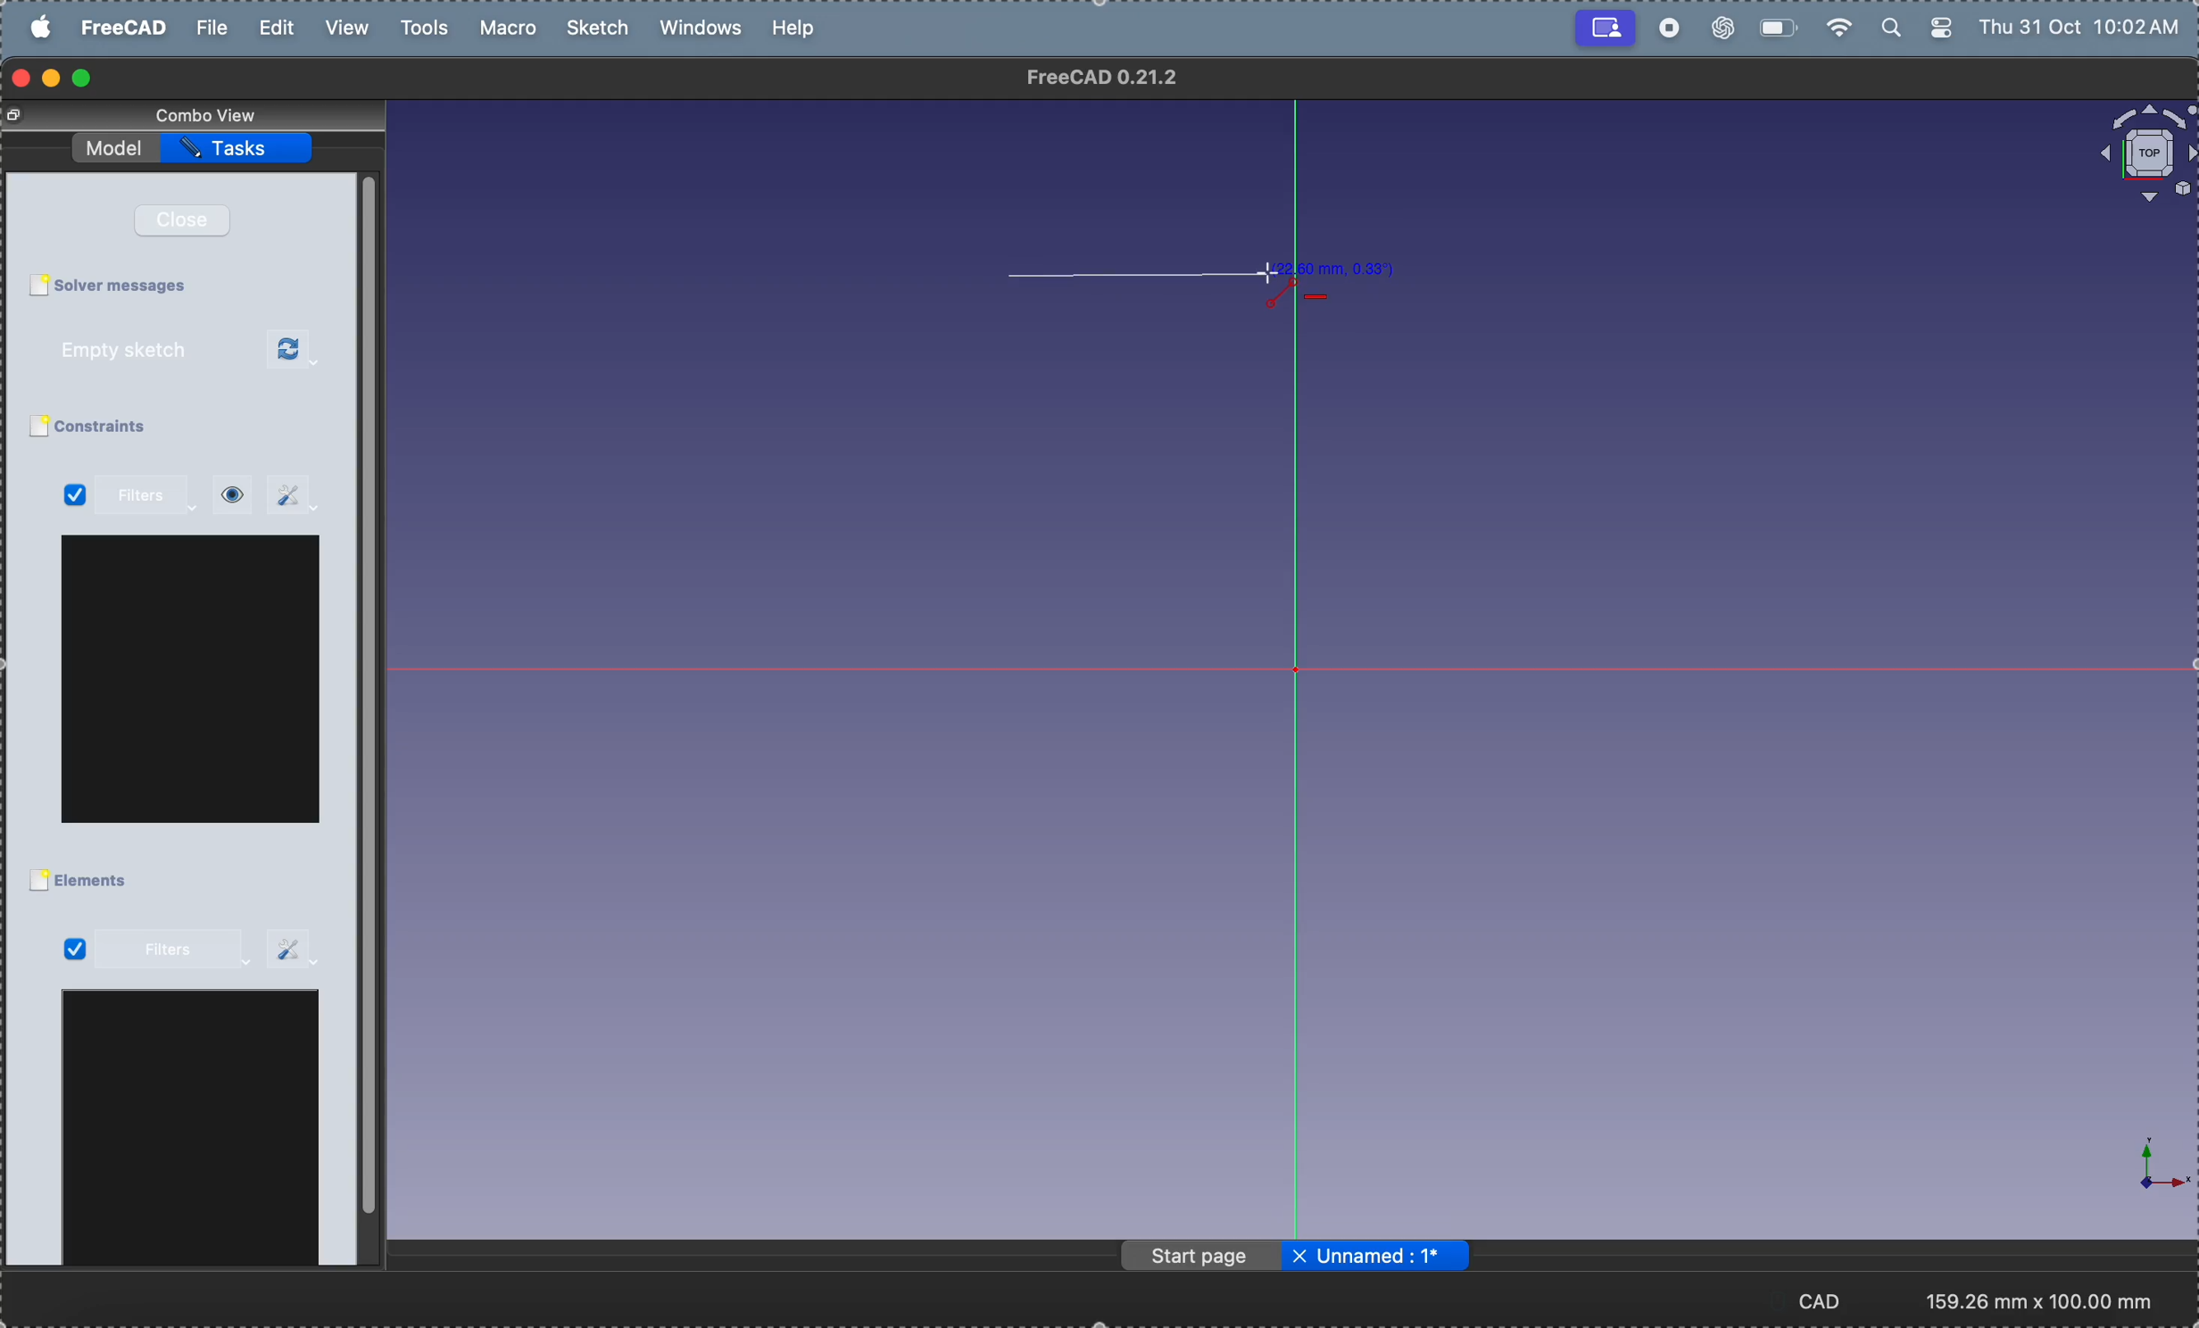 The width and height of the screenshot is (2199, 1328). What do you see at coordinates (1332, 267) in the screenshot?
I see `(122.60 mm, 0.33)` at bounding box center [1332, 267].